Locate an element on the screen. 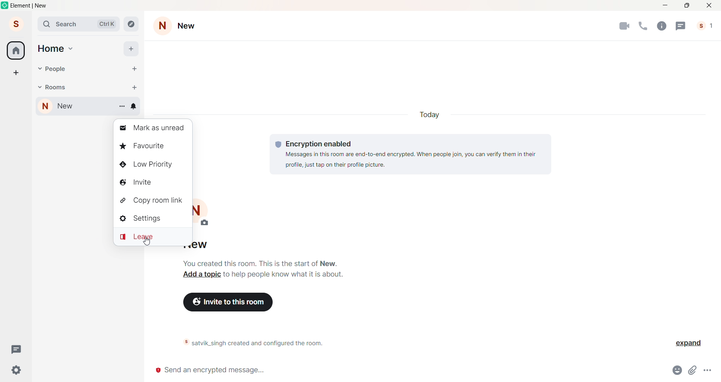 This screenshot has width=721, height=382. Add Room is located at coordinates (135, 87).